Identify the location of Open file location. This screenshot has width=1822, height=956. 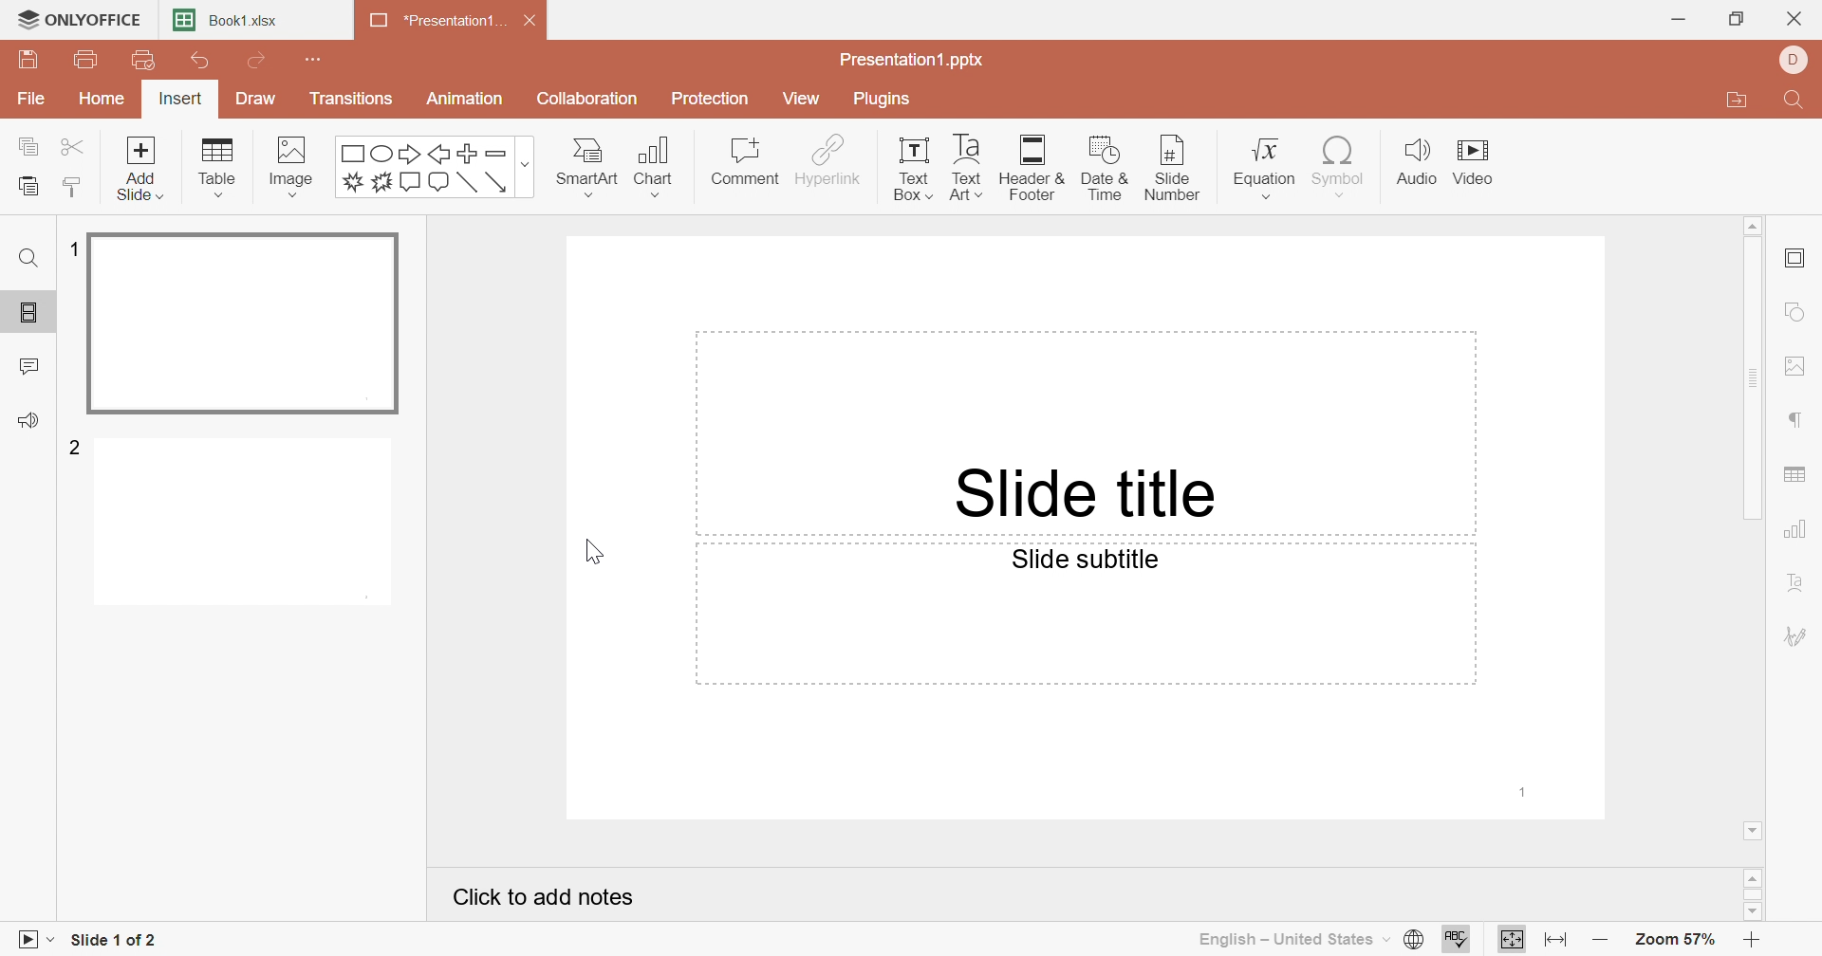
(1736, 102).